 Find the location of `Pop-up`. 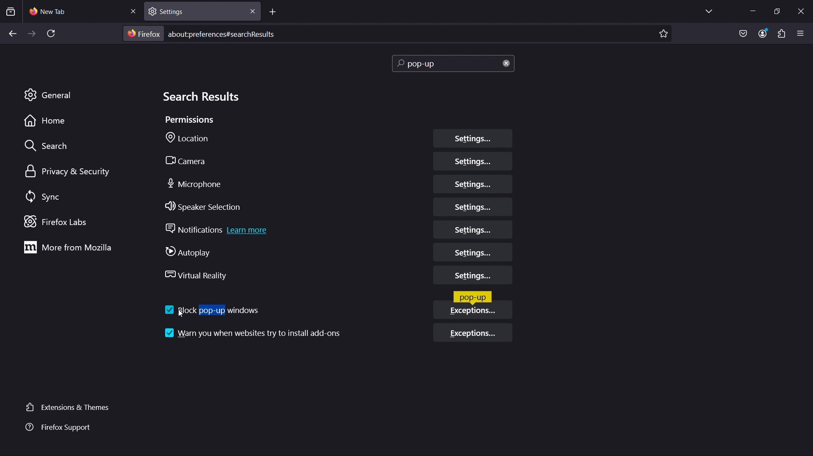

Pop-up is located at coordinates (473, 297).